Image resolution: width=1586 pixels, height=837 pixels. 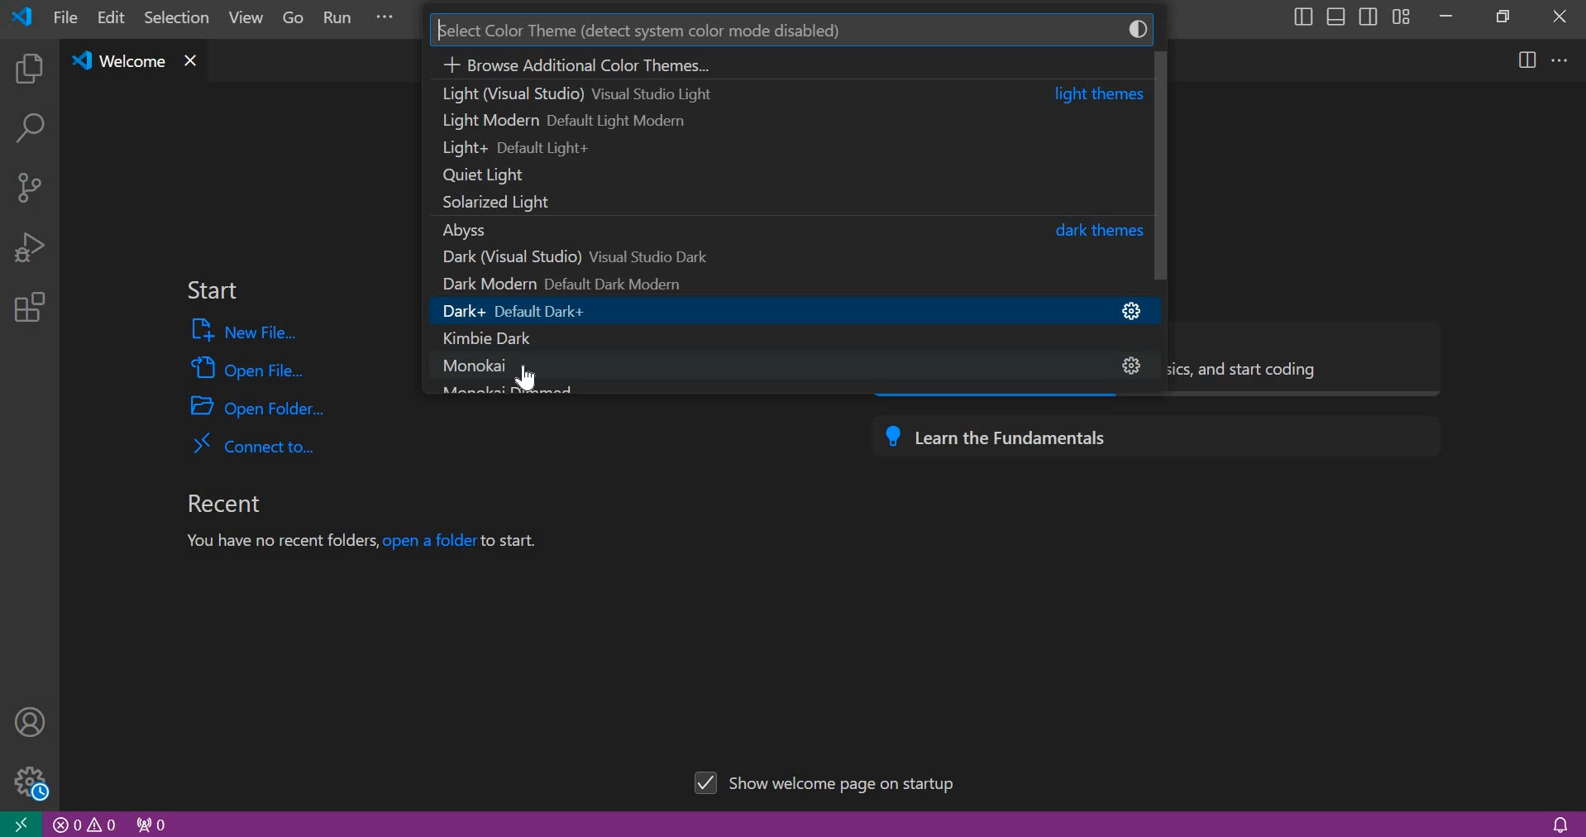 I want to click on no notifications, so click(x=1560, y=823).